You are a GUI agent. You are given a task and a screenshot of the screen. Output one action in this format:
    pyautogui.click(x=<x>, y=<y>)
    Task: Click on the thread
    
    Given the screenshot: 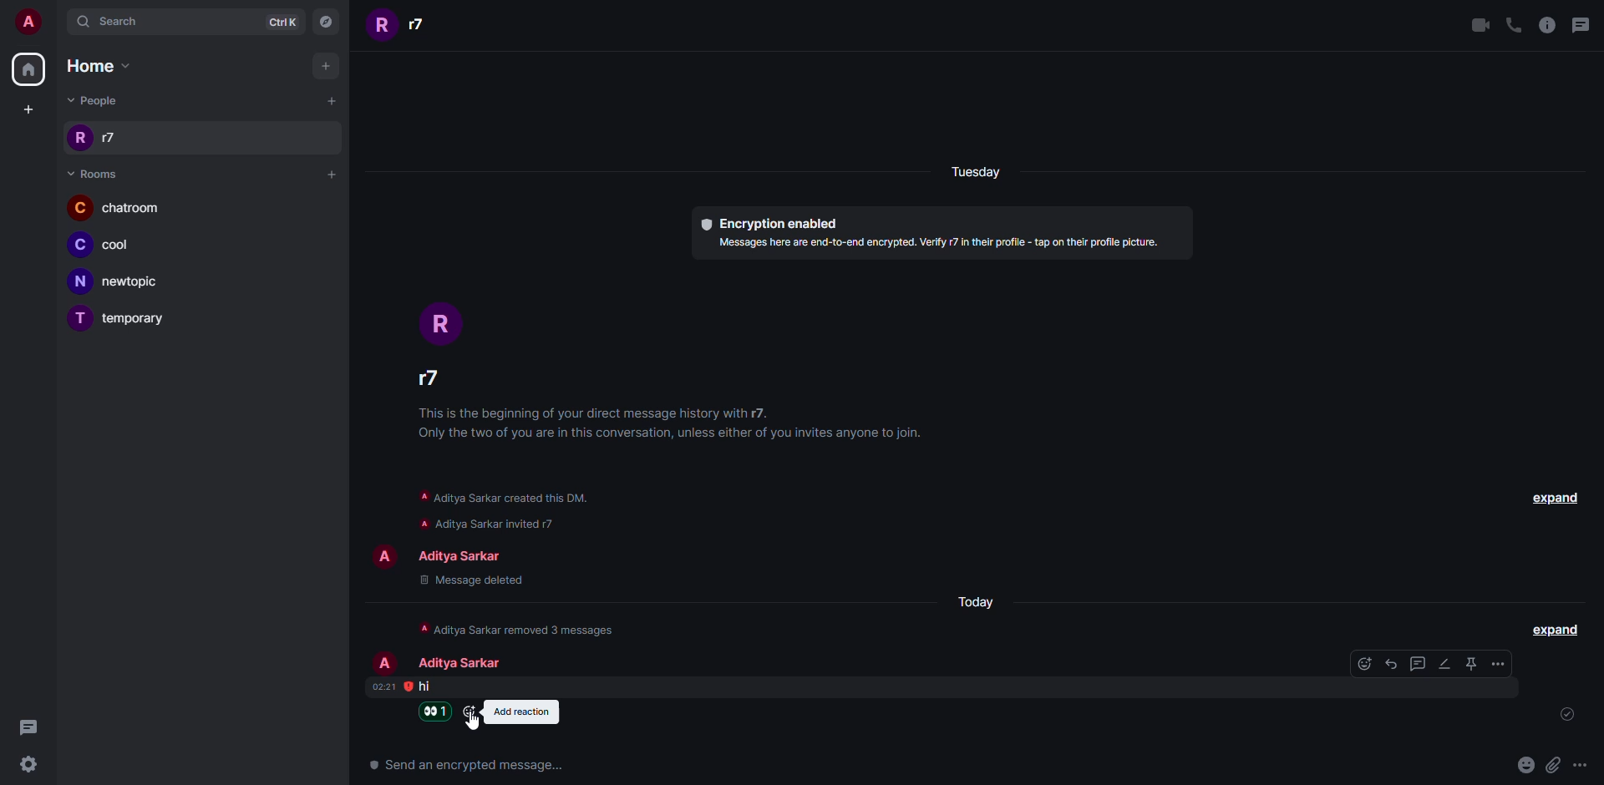 What is the action you would take?
    pyautogui.click(x=1419, y=663)
    